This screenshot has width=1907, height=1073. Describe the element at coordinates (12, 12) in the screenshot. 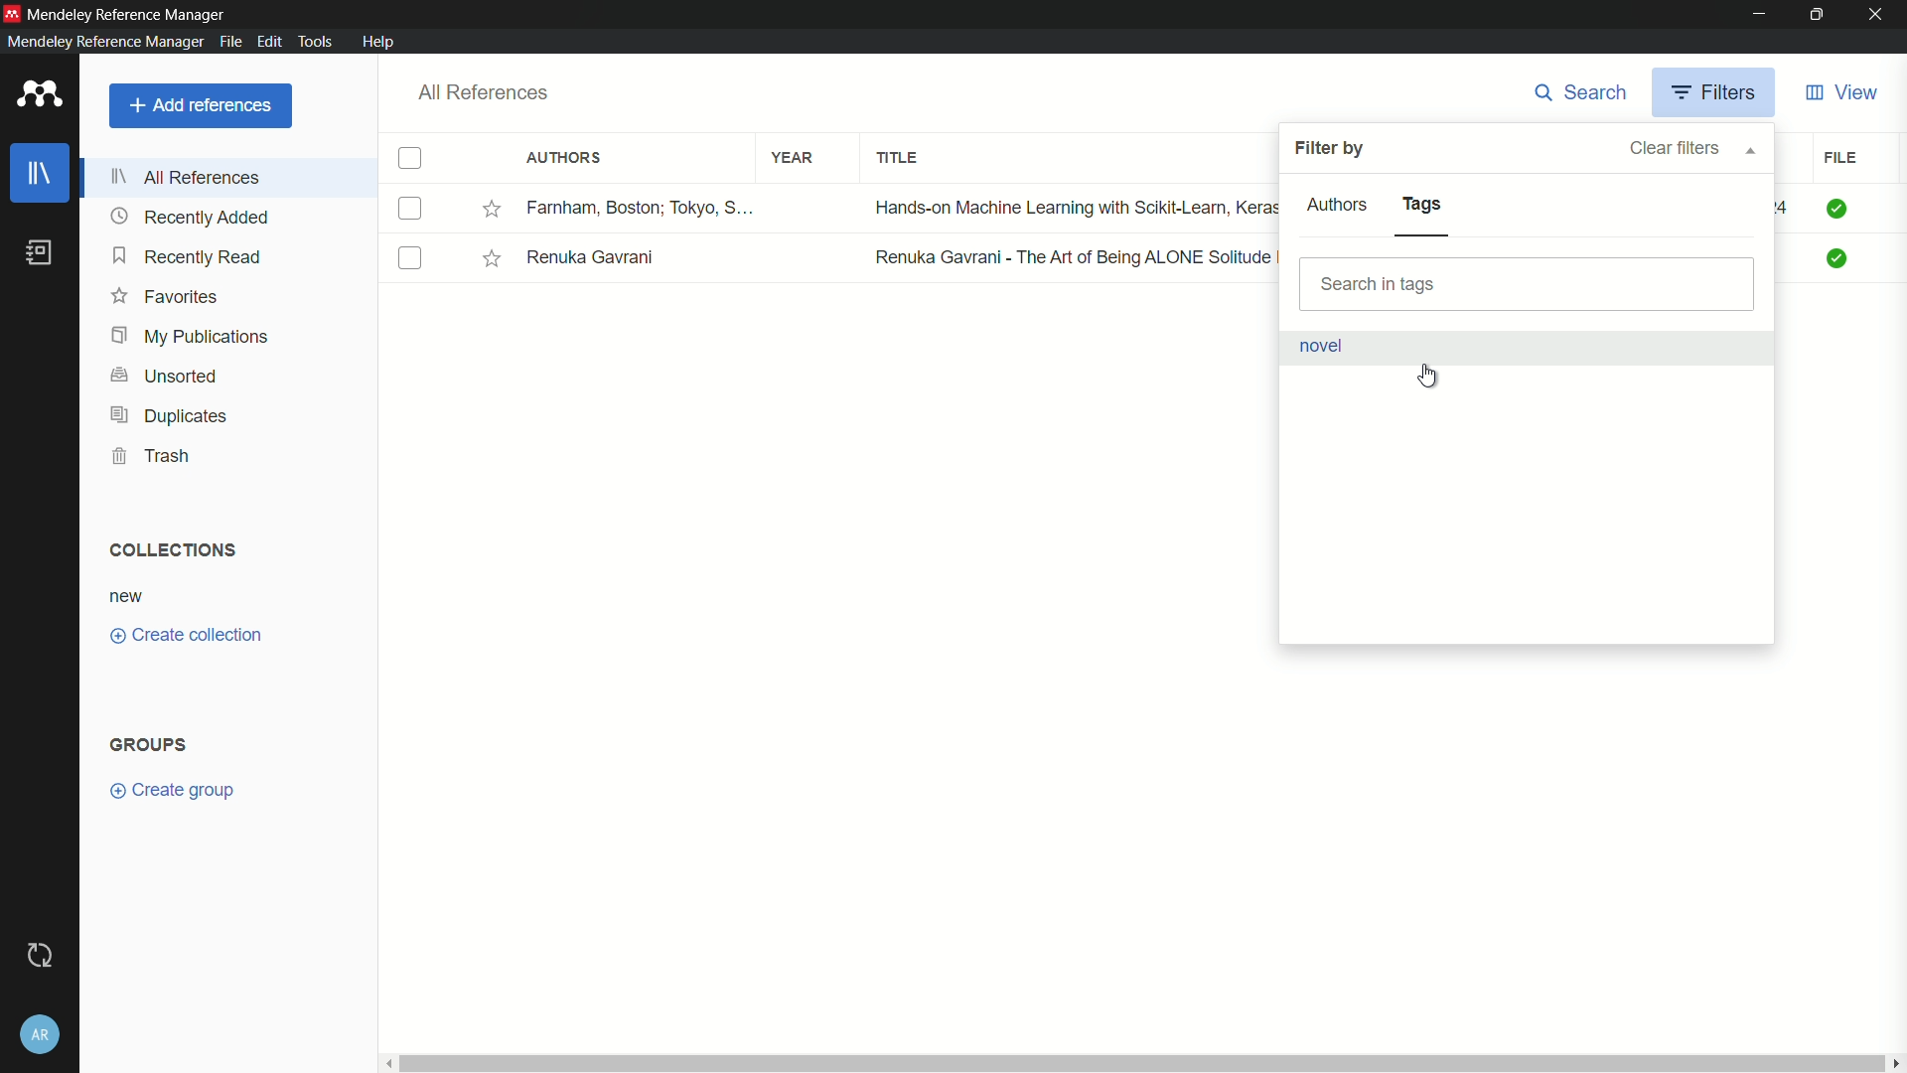

I see `app icon` at that location.